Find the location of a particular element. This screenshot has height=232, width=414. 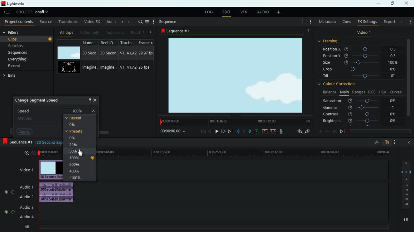

overlap is located at coordinates (387, 143).